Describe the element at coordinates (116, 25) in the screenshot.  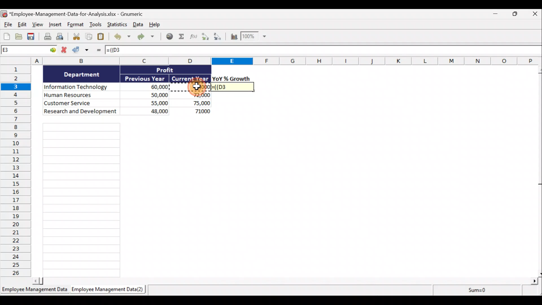
I see `Statistics` at that location.